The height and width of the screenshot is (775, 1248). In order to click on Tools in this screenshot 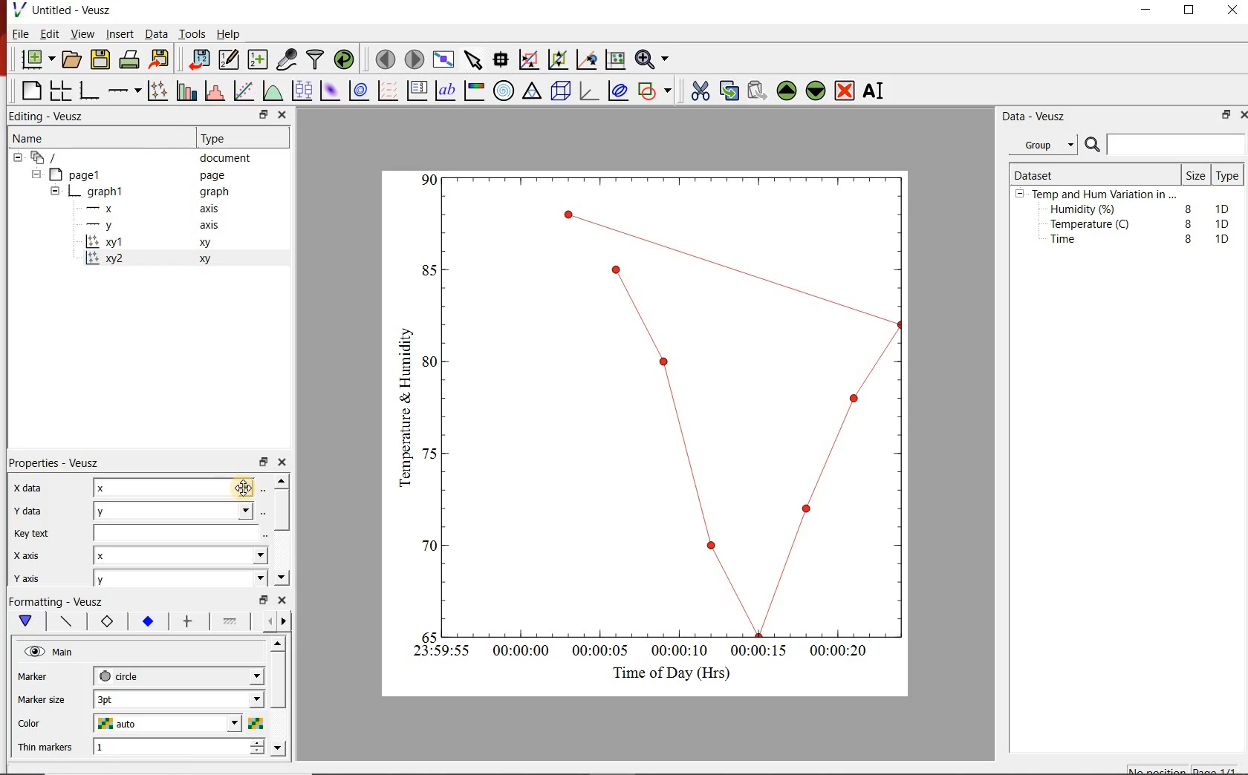, I will do `click(191, 34)`.